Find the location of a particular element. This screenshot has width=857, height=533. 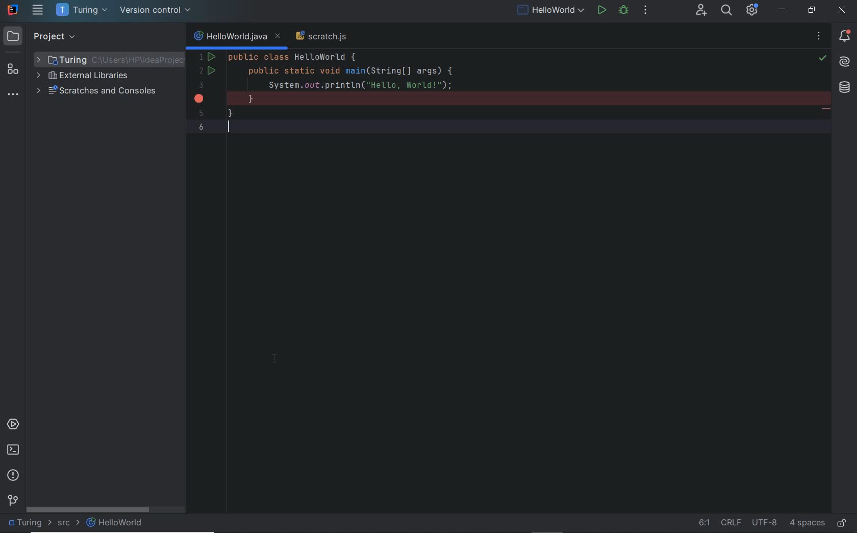

3 is located at coordinates (200, 85).